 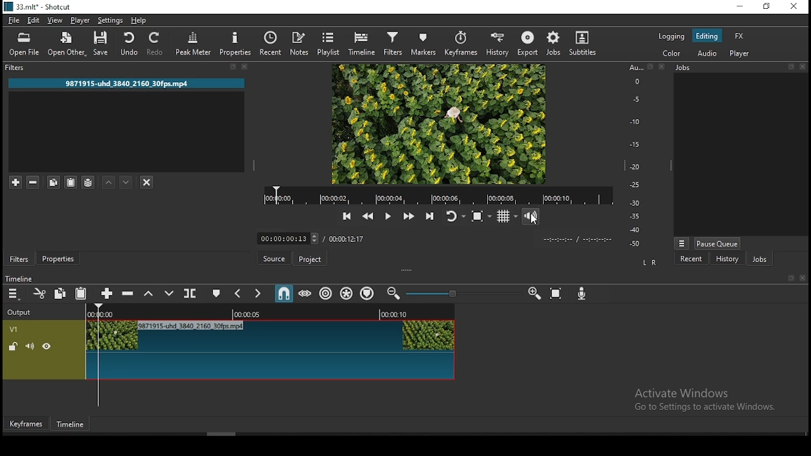 What do you see at coordinates (238, 294) in the screenshot?
I see `previous marker` at bounding box center [238, 294].